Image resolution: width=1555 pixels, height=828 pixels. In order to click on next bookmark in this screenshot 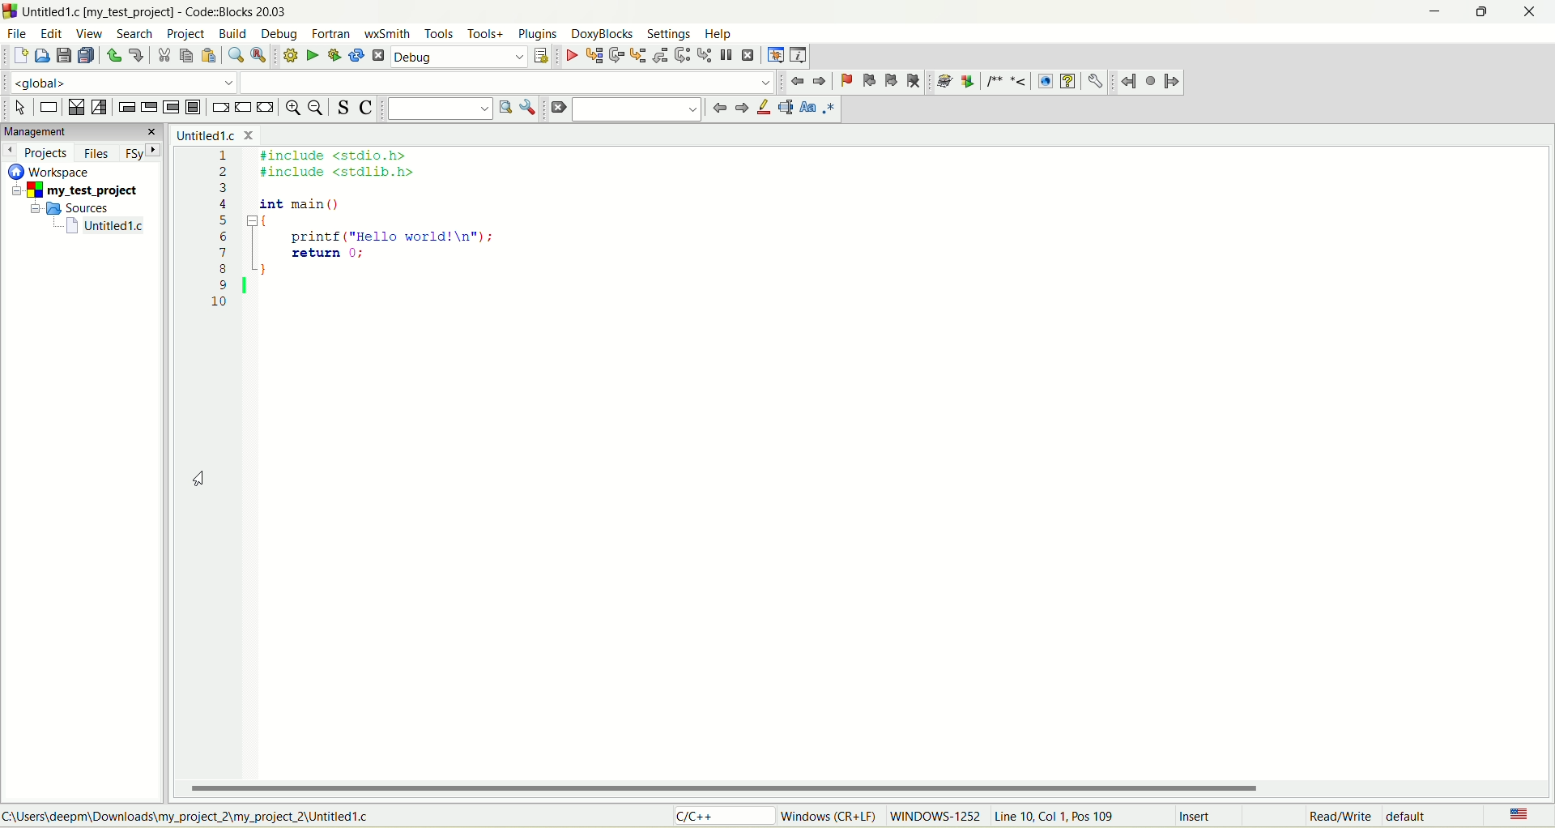, I will do `click(892, 81)`.